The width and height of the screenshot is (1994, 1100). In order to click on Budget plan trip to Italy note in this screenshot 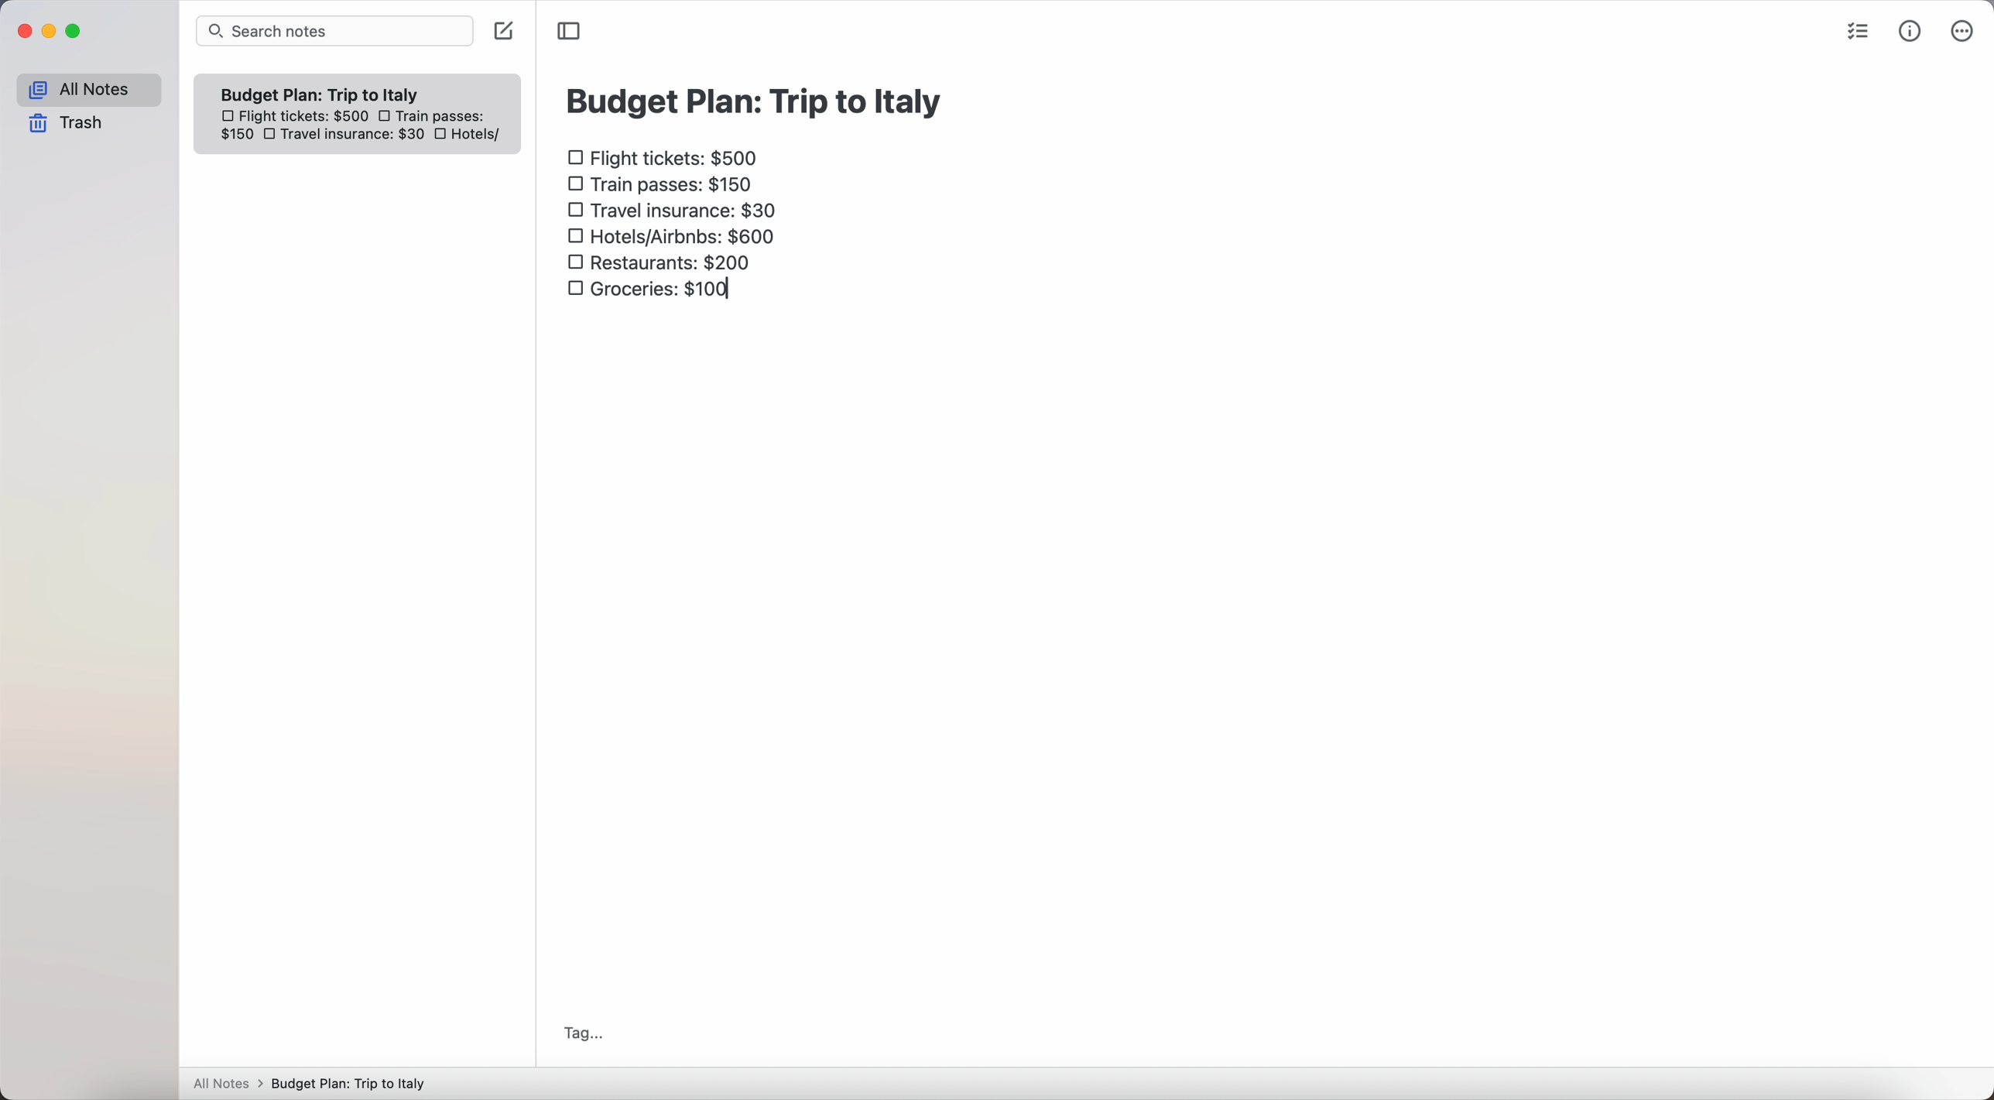, I will do `click(322, 94)`.